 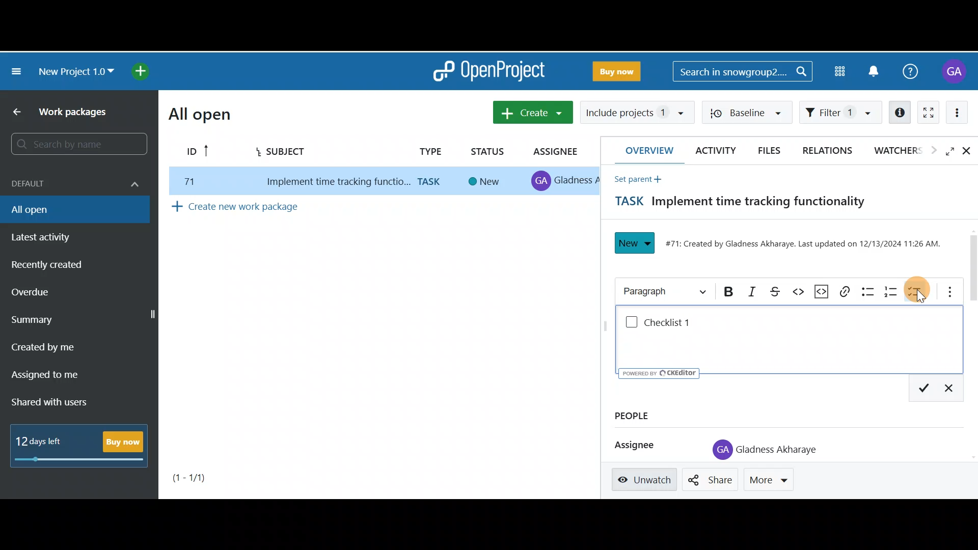 What do you see at coordinates (76, 144) in the screenshot?
I see `Search bar` at bounding box center [76, 144].